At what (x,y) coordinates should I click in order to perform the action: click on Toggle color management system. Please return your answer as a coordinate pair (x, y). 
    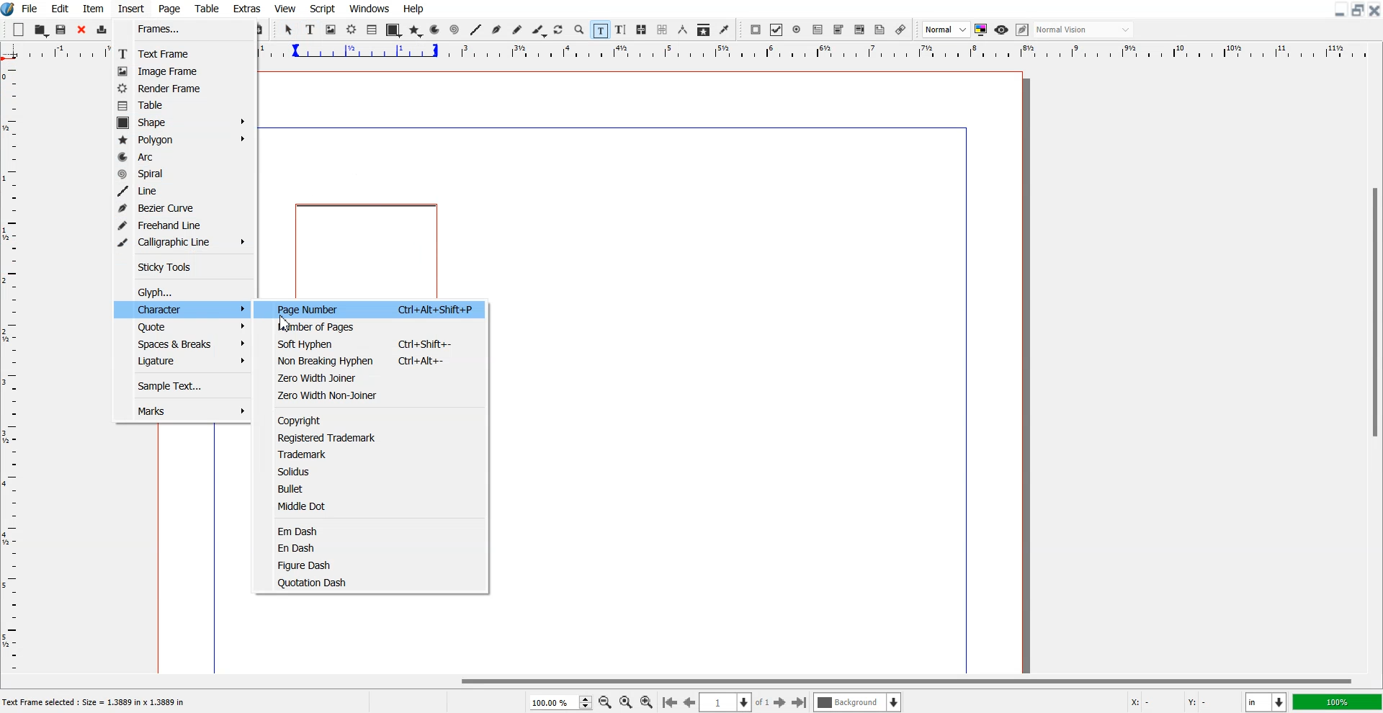
    Looking at the image, I should click on (982, 30).